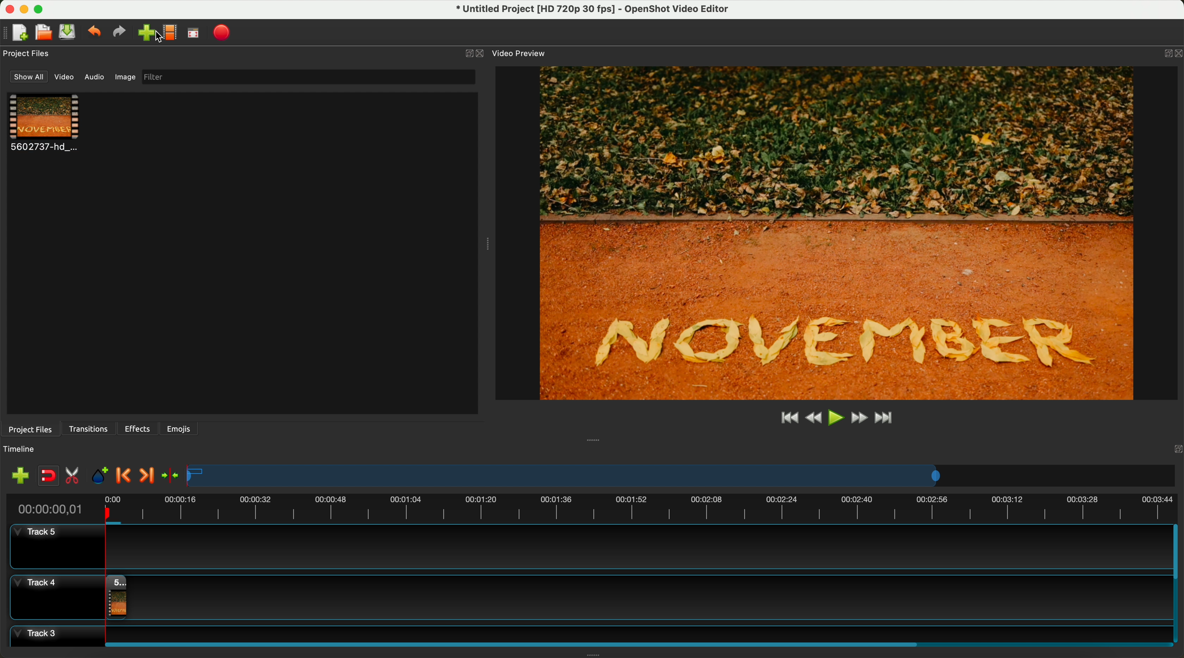 The width and height of the screenshot is (1184, 658). What do you see at coordinates (179, 427) in the screenshot?
I see `emojis` at bounding box center [179, 427].